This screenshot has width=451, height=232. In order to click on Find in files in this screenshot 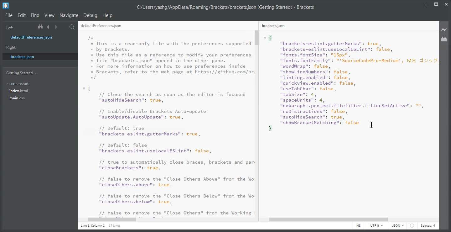, I will do `click(72, 27)`.